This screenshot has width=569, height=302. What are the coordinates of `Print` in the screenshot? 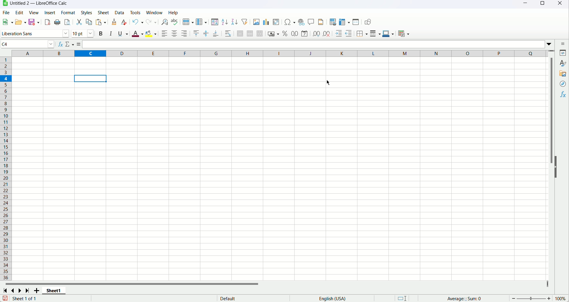 It's located at (58, 22).